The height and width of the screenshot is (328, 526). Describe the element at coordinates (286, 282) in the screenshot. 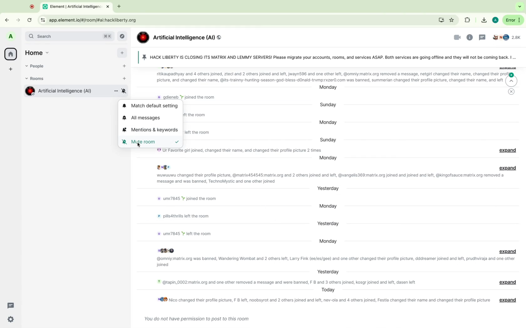

I see `message` at that location.